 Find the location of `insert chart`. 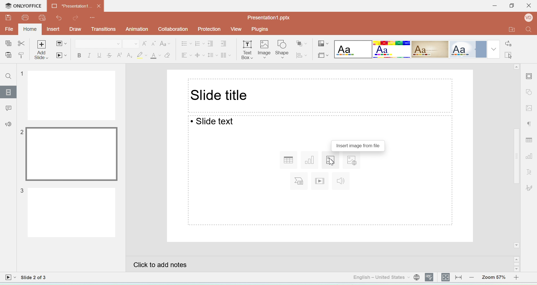

insert chart is located at coordinates (311, 160).